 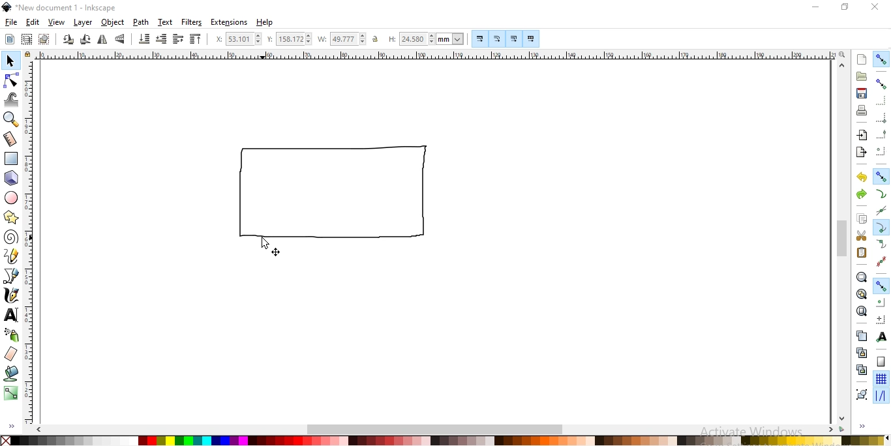 What do you see at coordinates (32, 22) in the screenshot?
I see `edit` at bounding box center [32, 22].